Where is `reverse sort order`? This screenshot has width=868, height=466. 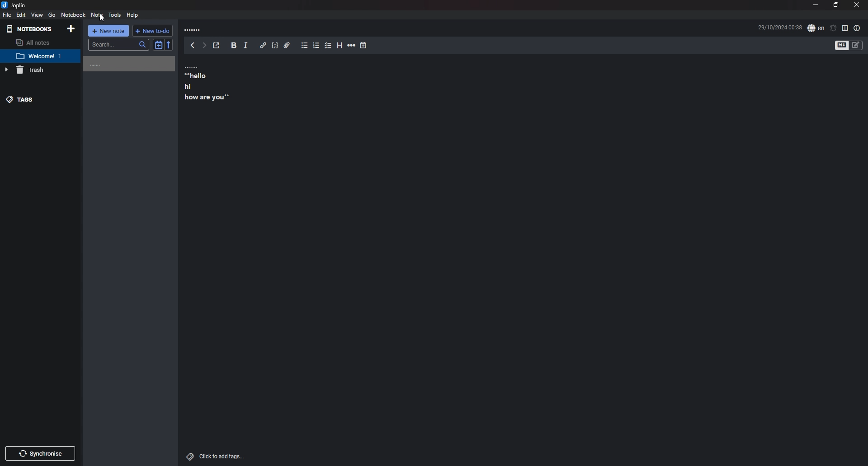
reverse sort order is located at coordinates (168, 44).